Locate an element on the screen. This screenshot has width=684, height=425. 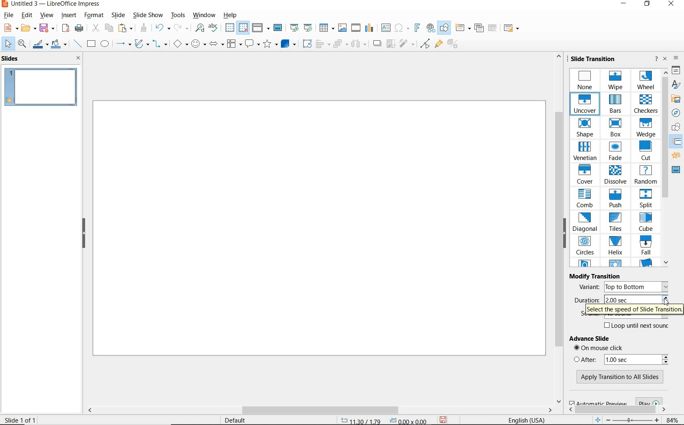
APPLY TRANSITION TO ALL SLIDES is located at coordinates (619, 378).